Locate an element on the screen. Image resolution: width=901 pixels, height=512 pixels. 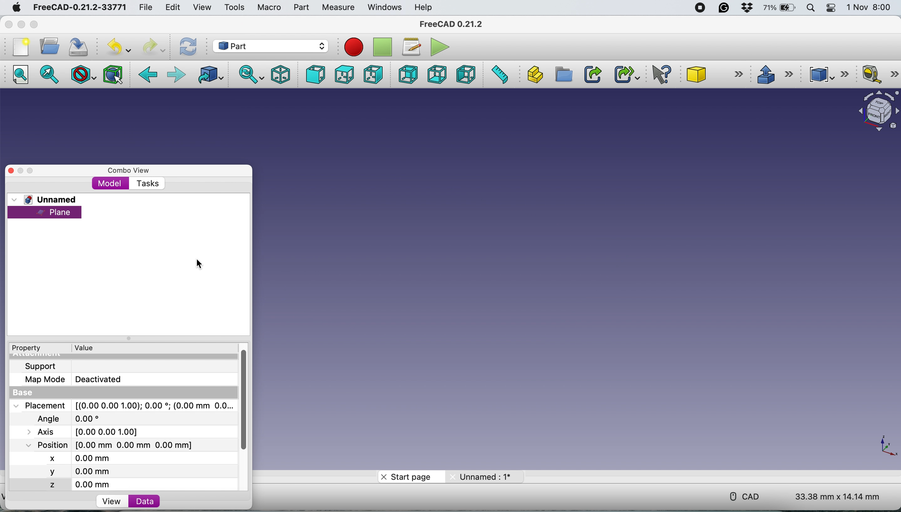
Map Mode Deactivated is located at coordinates (71, 380).